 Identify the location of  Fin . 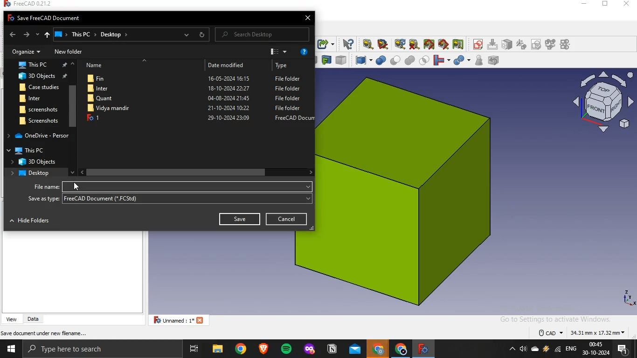
(195, 78).